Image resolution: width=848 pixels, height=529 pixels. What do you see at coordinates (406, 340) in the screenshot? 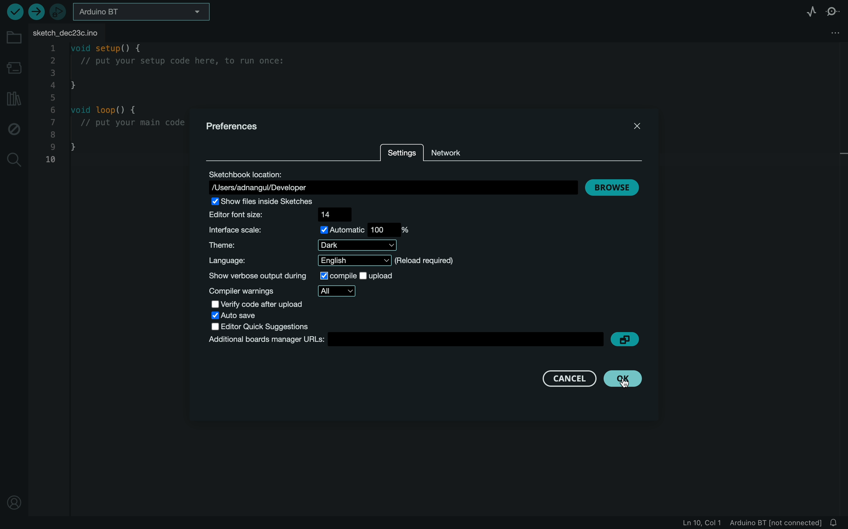
I see `boards manager` at bounding box center [406, 340].